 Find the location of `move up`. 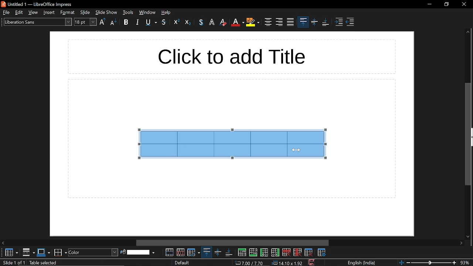

move up is located at coordinates (468, 32).